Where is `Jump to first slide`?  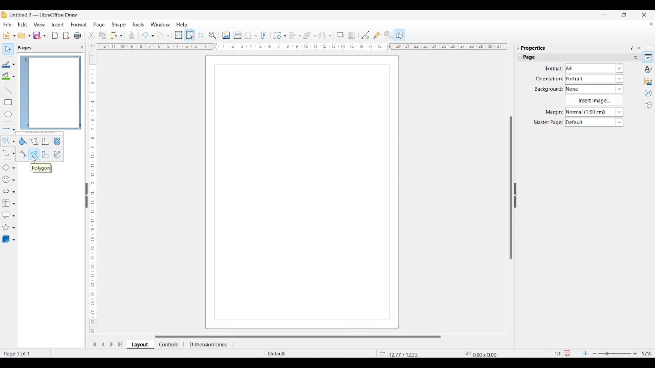
Jump to first slide is located at coordinates (94, 344).